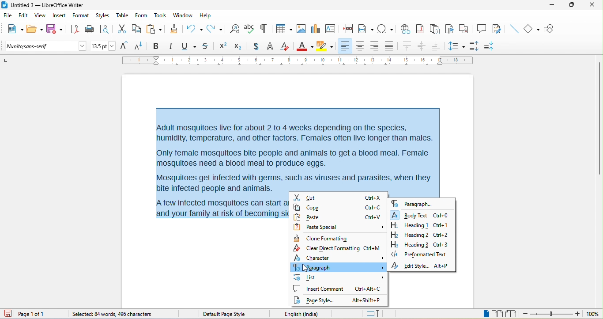  Describe the element at coordinates (491, 46) in the screenshot. I see `decrease paragraph spacing` at that location.